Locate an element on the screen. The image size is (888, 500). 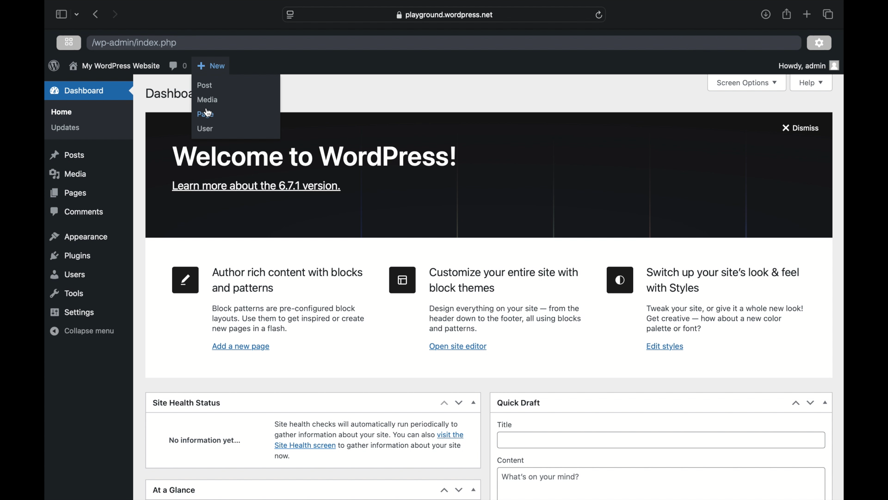
info is located at coordinates (370, 439).